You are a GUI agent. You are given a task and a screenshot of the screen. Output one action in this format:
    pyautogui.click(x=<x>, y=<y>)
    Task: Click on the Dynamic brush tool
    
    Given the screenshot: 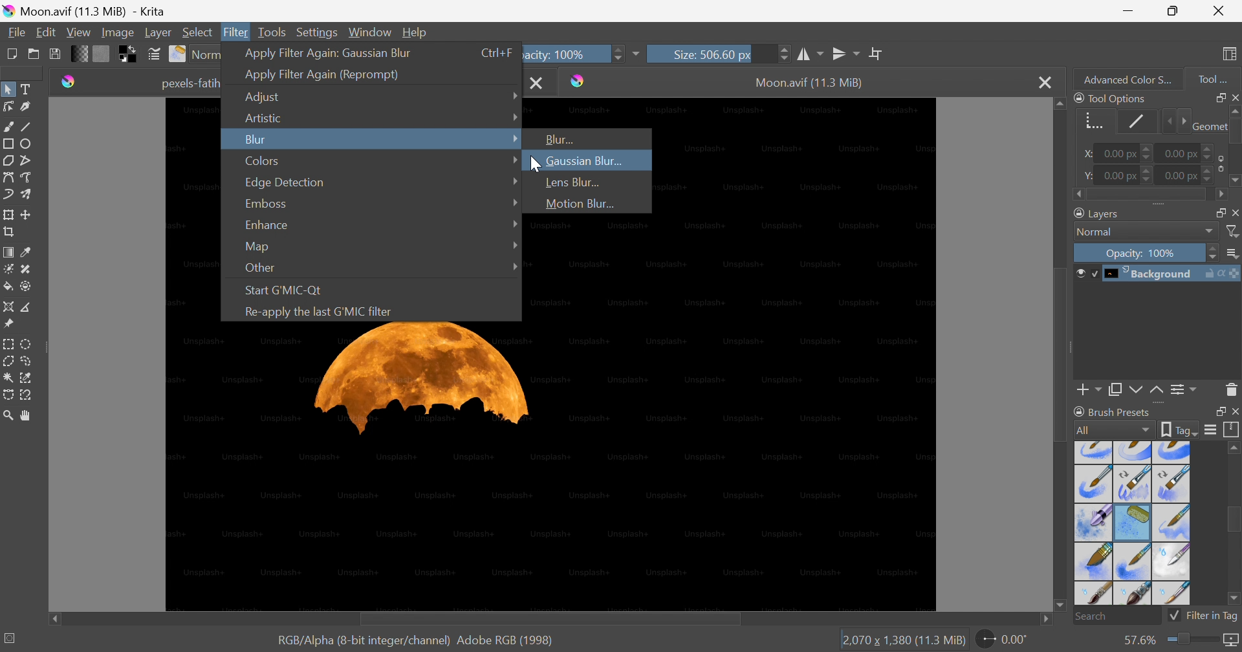 What is the action you would take?
    pyautogui.click(x=9, y=197)
    